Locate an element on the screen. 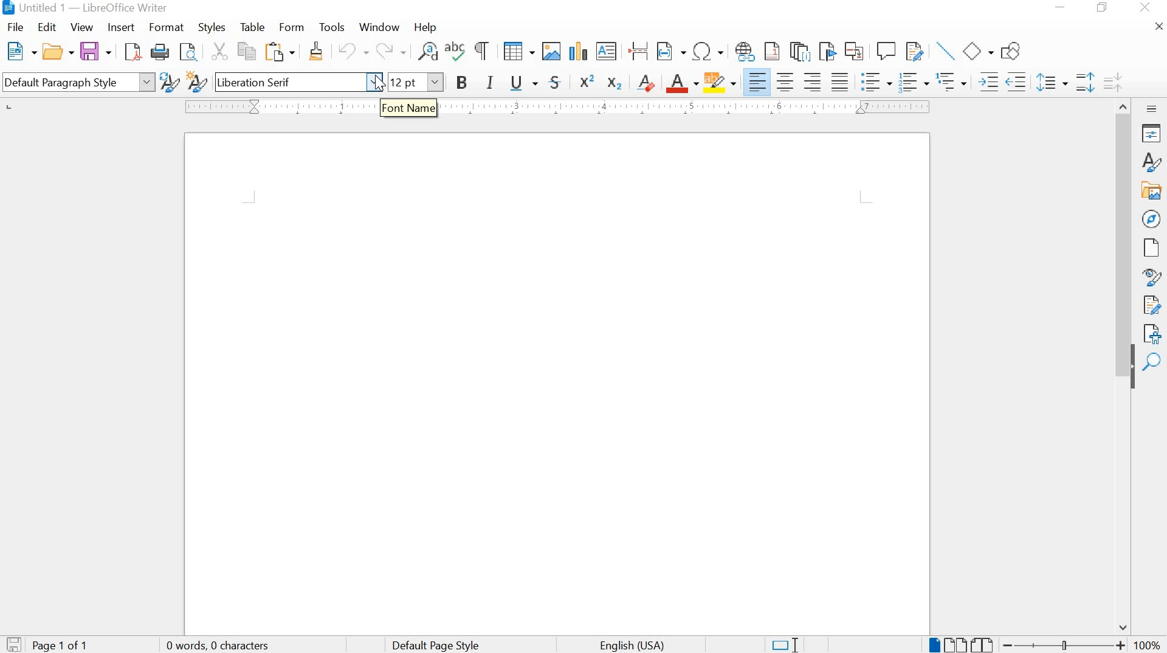 The width and height of the screenshot is (1167, 653). NEW STYLE FROM SELECTION is located at coordinates (197, 81).